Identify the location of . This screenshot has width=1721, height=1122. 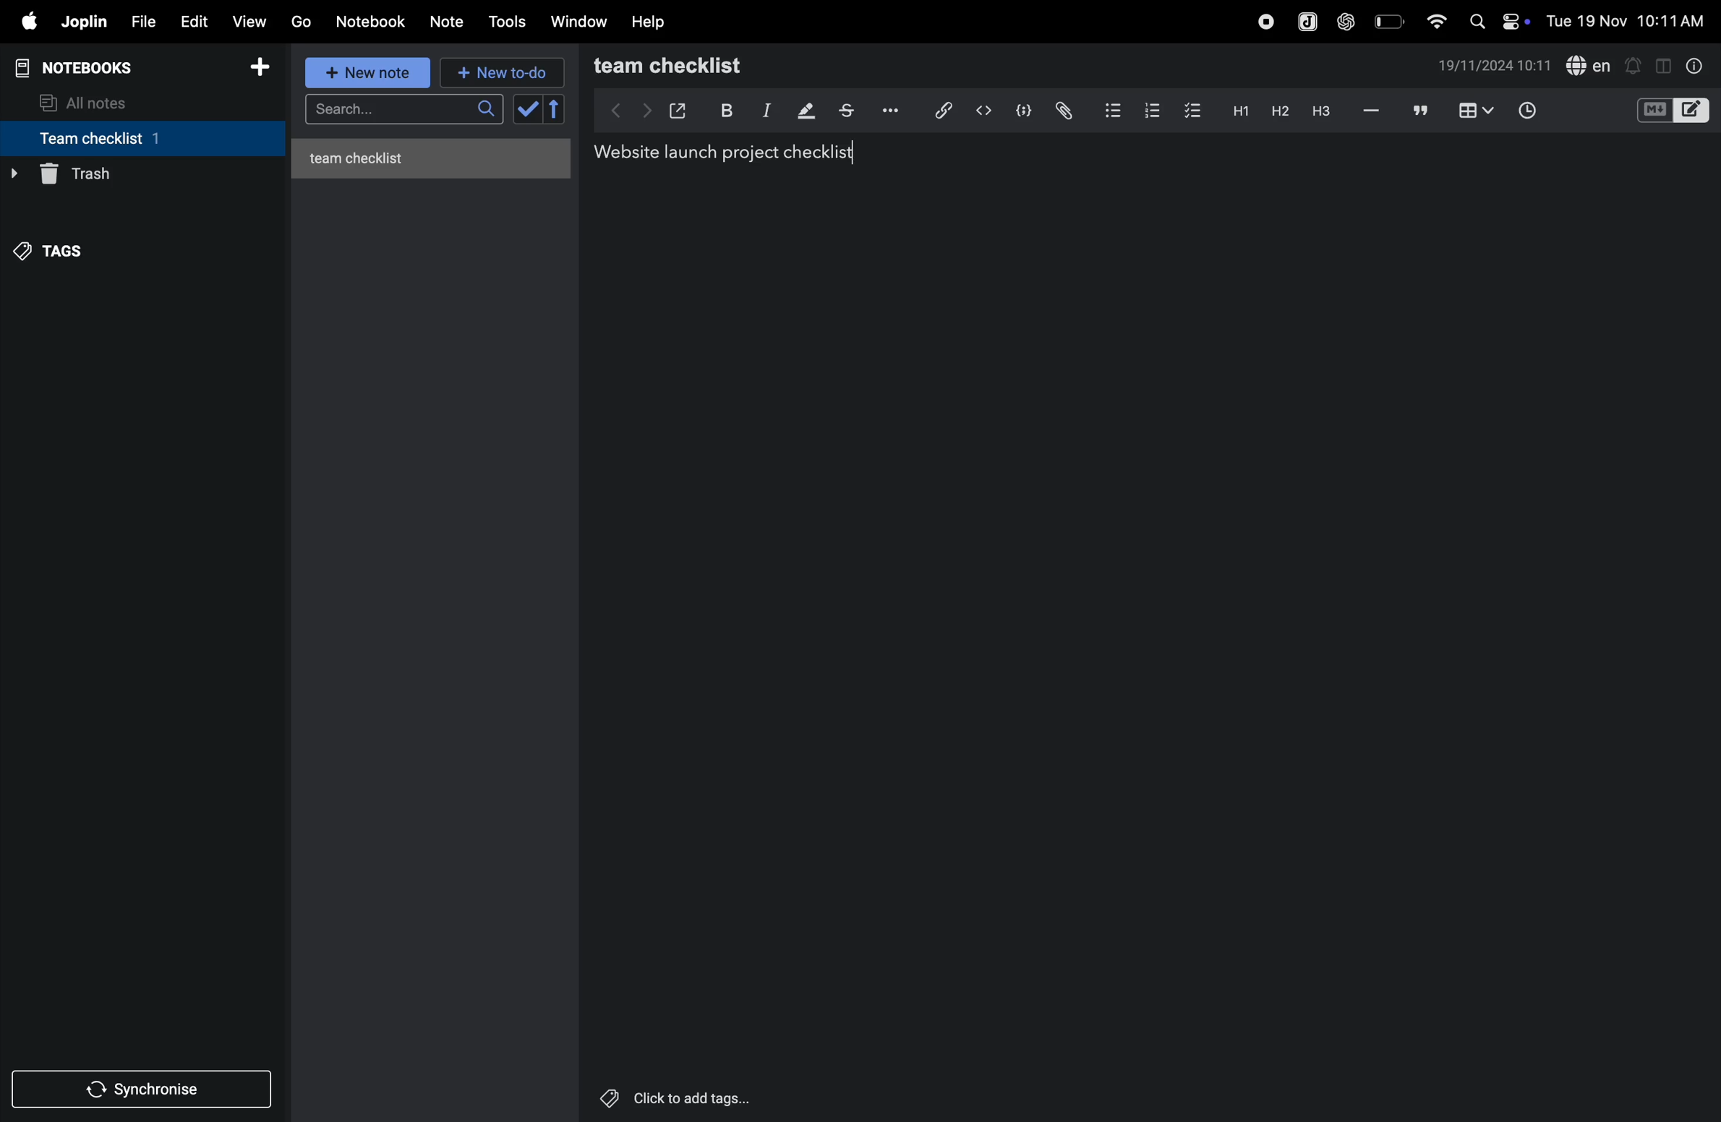
(693, 1098).